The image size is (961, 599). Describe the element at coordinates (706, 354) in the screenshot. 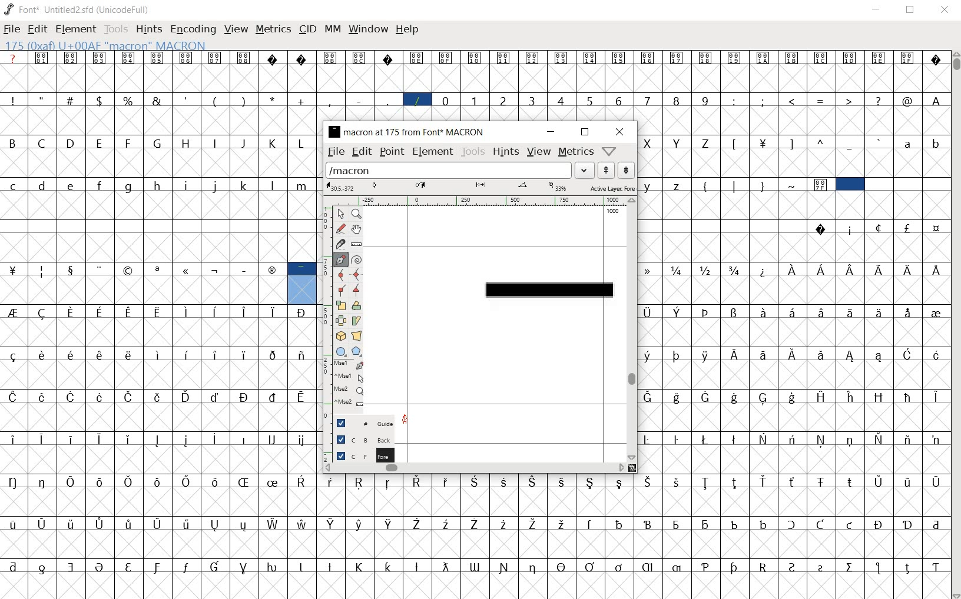

I see `Symbol` at that location.